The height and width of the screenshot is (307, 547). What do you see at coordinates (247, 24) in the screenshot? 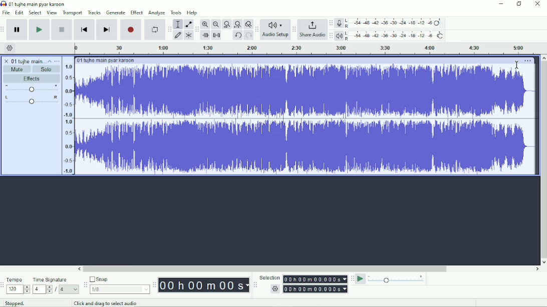
I see `Zoom toggle` at bounding box center [247, 24].